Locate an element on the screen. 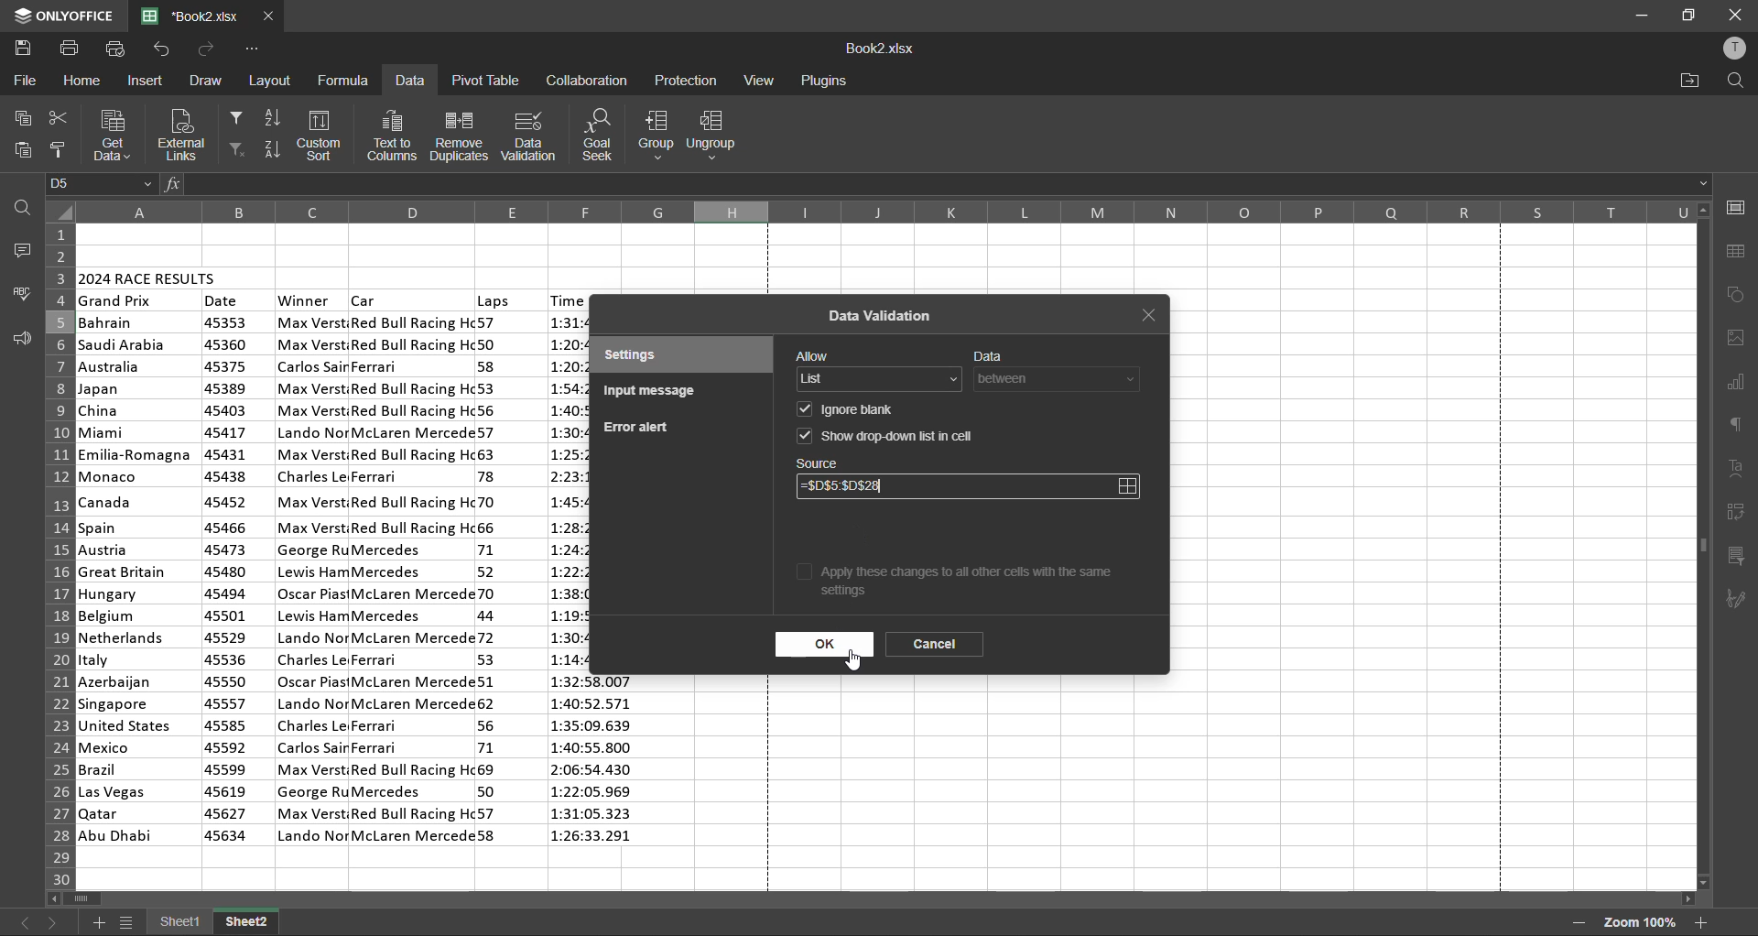 Image resolution: width=1758 pixels, height=936 pixels. ok is located at coordinates (825, 644).